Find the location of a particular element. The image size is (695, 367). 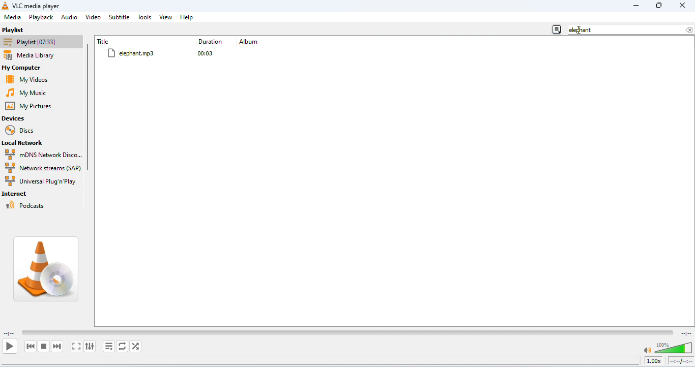

media library is located at coordinates (39, 56).